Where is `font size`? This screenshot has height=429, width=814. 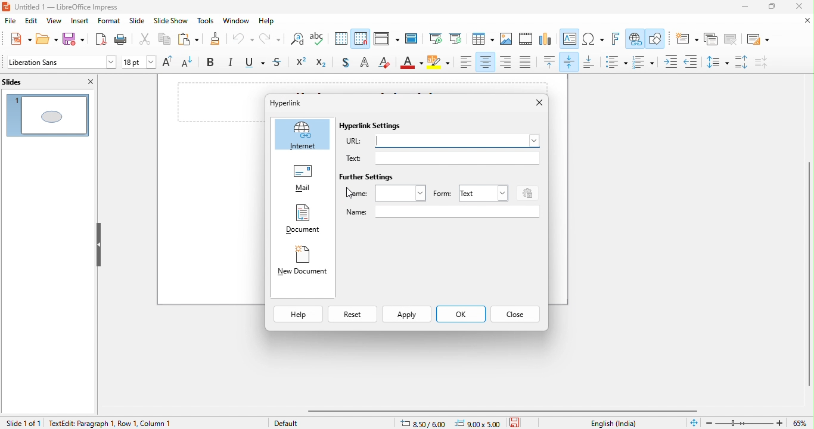
font size is located at coordinates (139, 63).